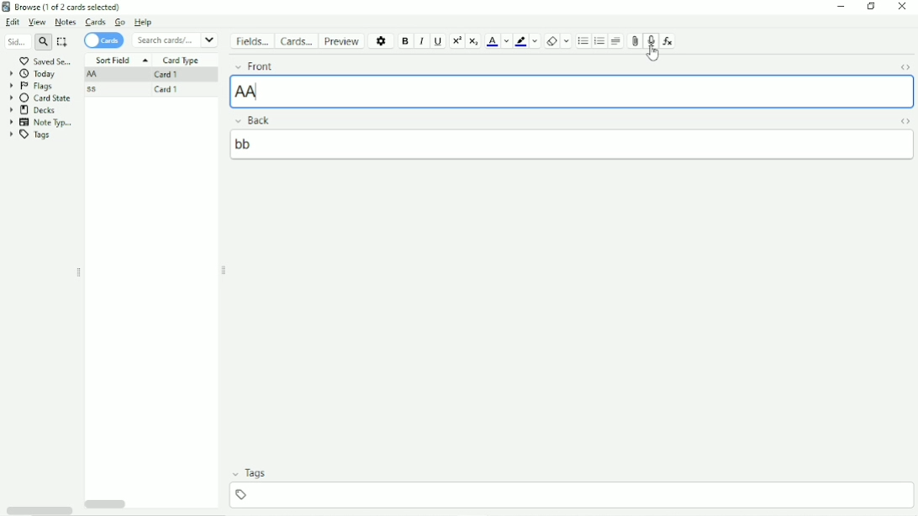  I want to click on Text Highlight color, so click(521, 41).